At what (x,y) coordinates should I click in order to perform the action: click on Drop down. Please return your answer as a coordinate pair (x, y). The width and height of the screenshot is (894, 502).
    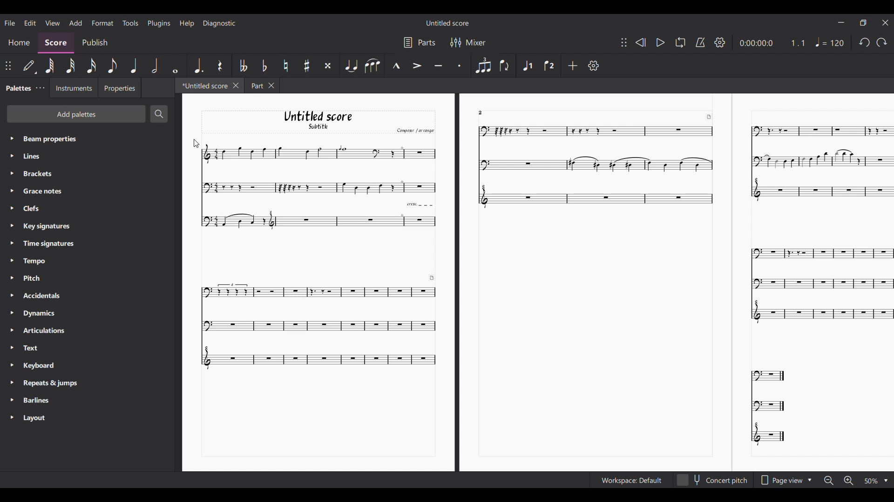
    Looking at the image, I should click on (811, 479).